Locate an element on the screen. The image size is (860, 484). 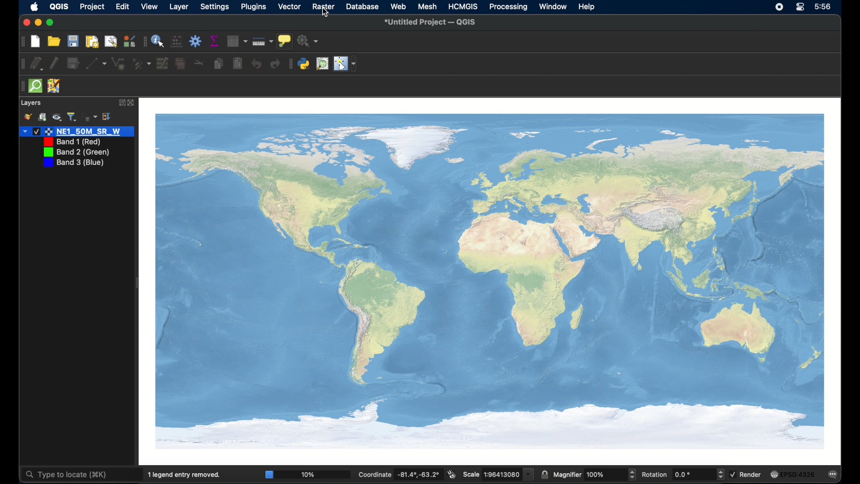
QGIS is located at coordinates (60, 6).